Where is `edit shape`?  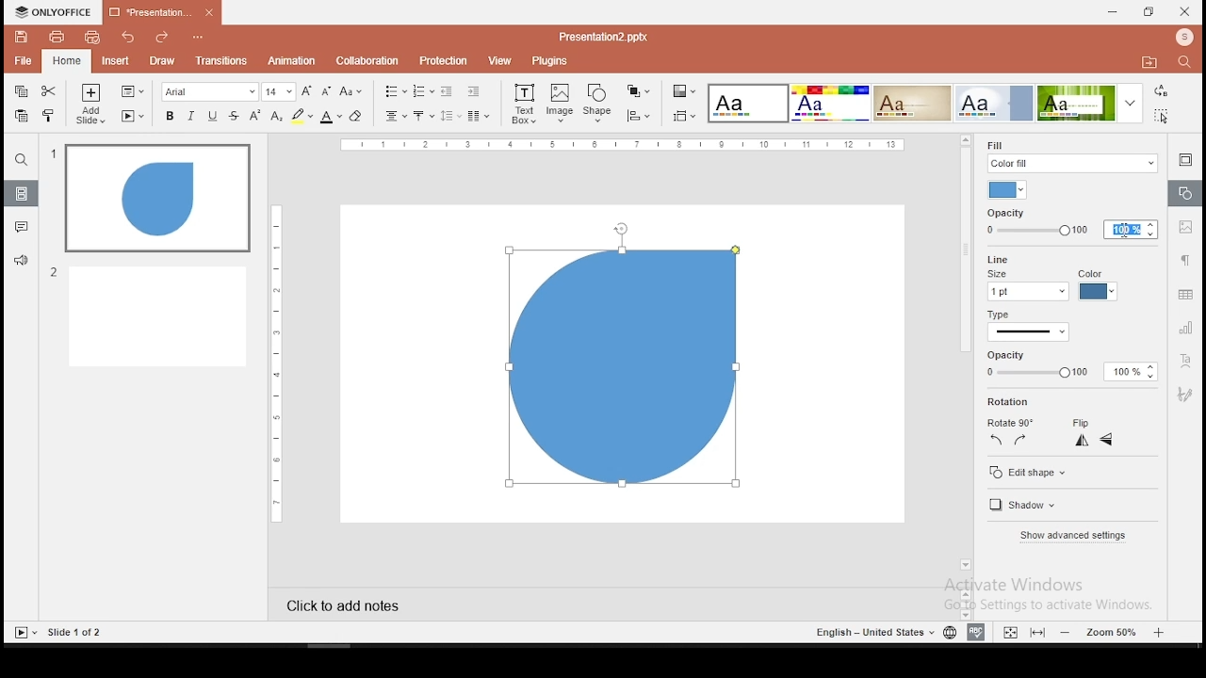
edit shape is located at coordinates (1029, 474).